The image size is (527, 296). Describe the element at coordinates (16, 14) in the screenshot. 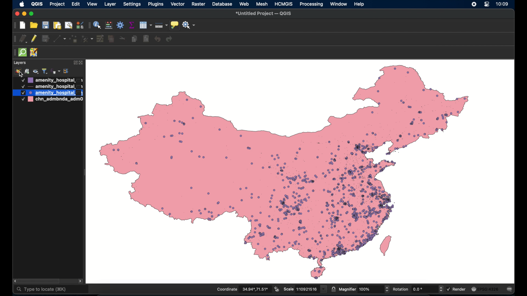

I see `close` at that location.